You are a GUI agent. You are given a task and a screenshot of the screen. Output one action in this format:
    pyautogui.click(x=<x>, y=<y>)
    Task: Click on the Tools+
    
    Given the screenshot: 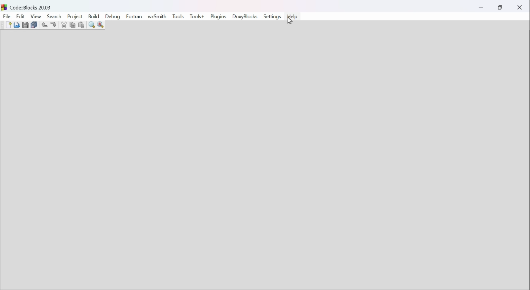 What is the action you would take?
    pyautogui.click(x=196, y=17)
    